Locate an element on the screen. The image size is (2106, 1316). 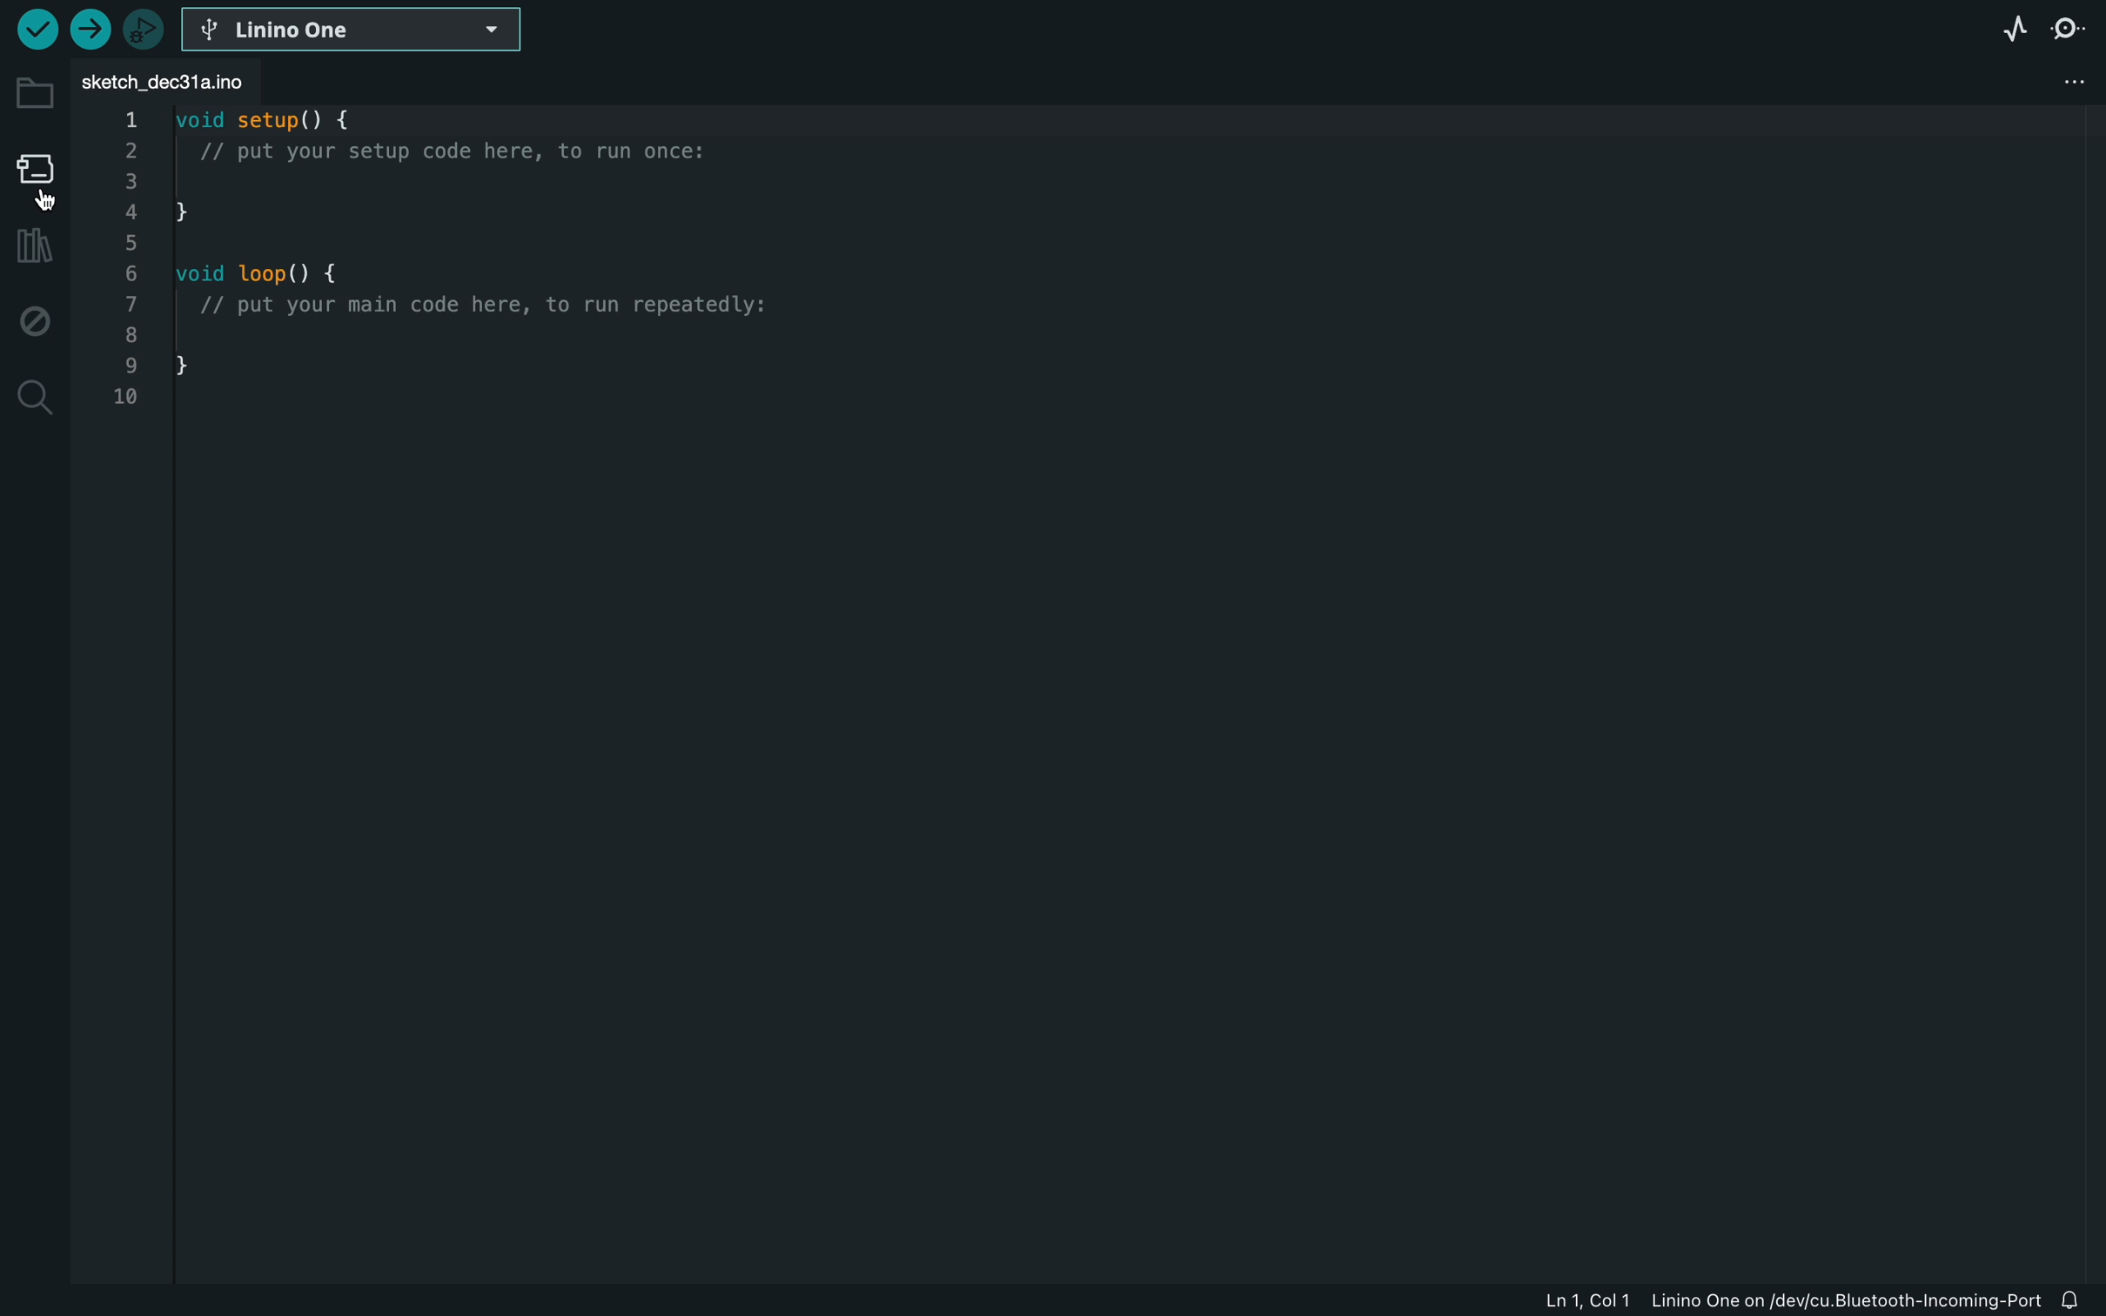
4 is located at coordinates (130, 210).